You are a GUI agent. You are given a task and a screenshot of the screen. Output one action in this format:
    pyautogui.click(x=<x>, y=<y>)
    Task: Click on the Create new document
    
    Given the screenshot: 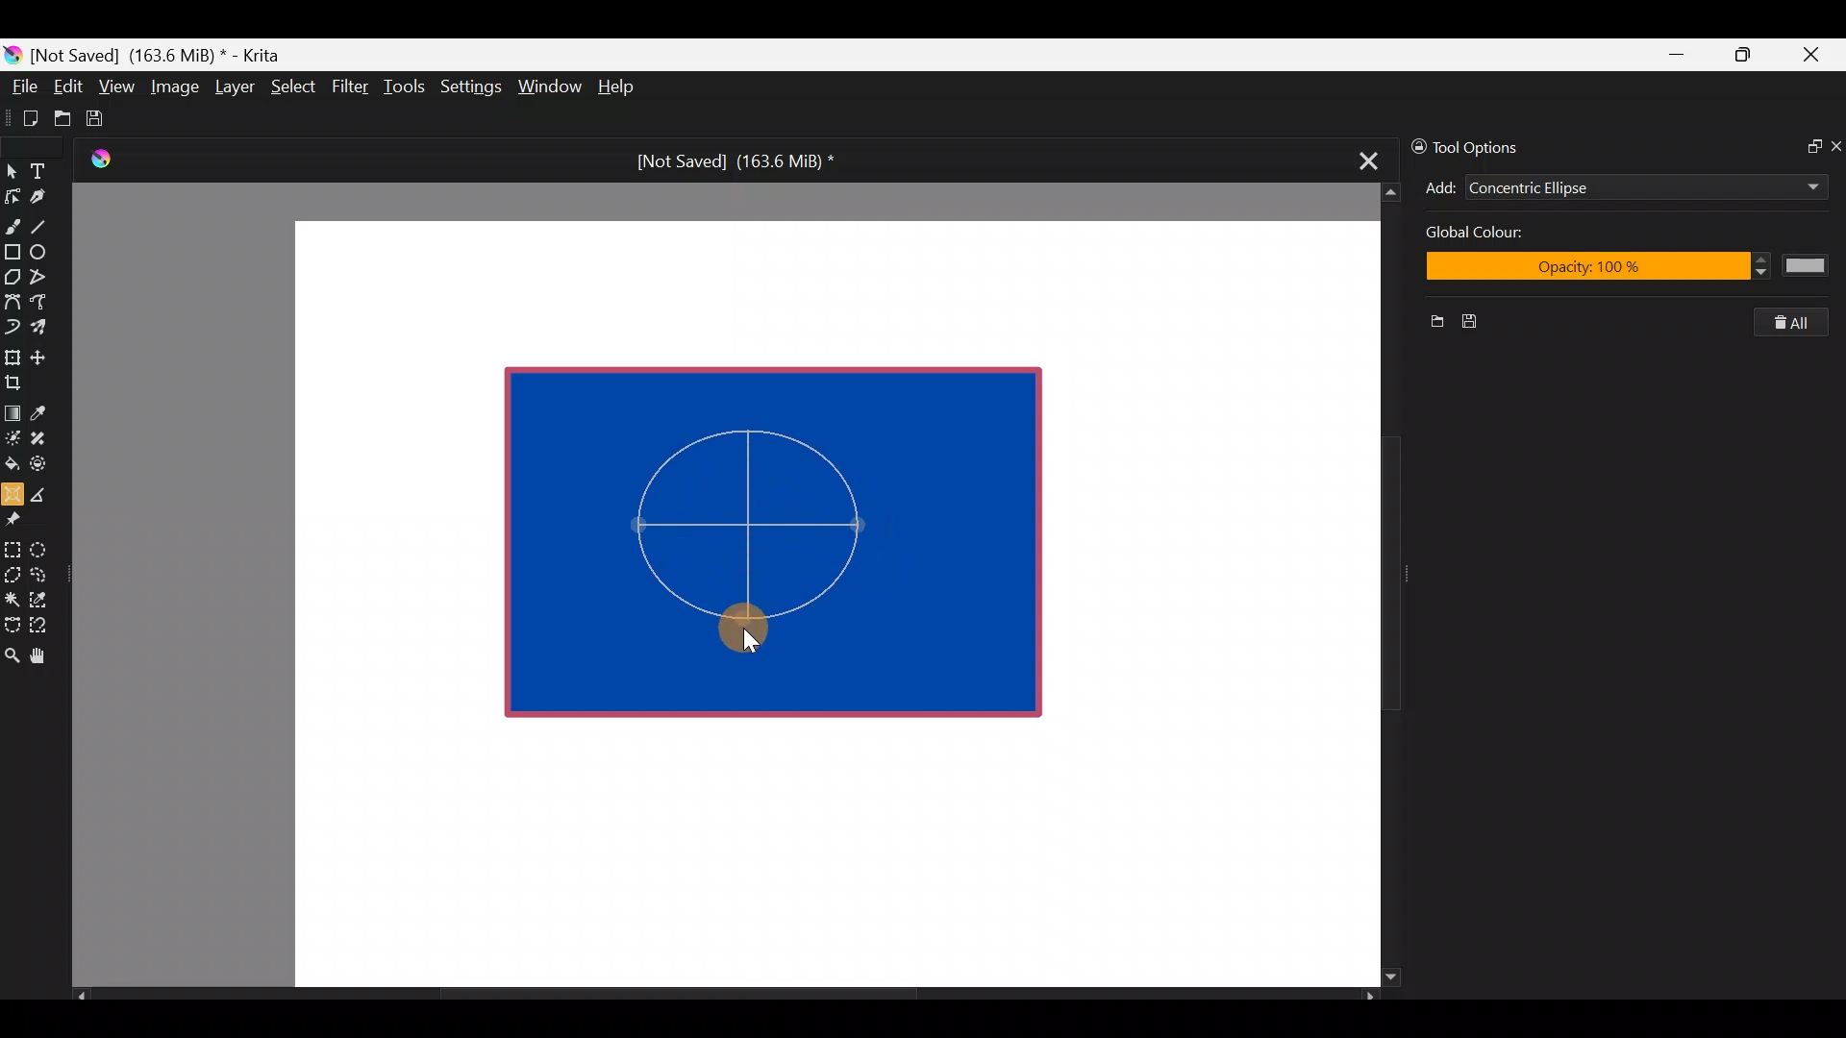 What is the action you would take?
    pyautogui.click(x=24, y=118)
    